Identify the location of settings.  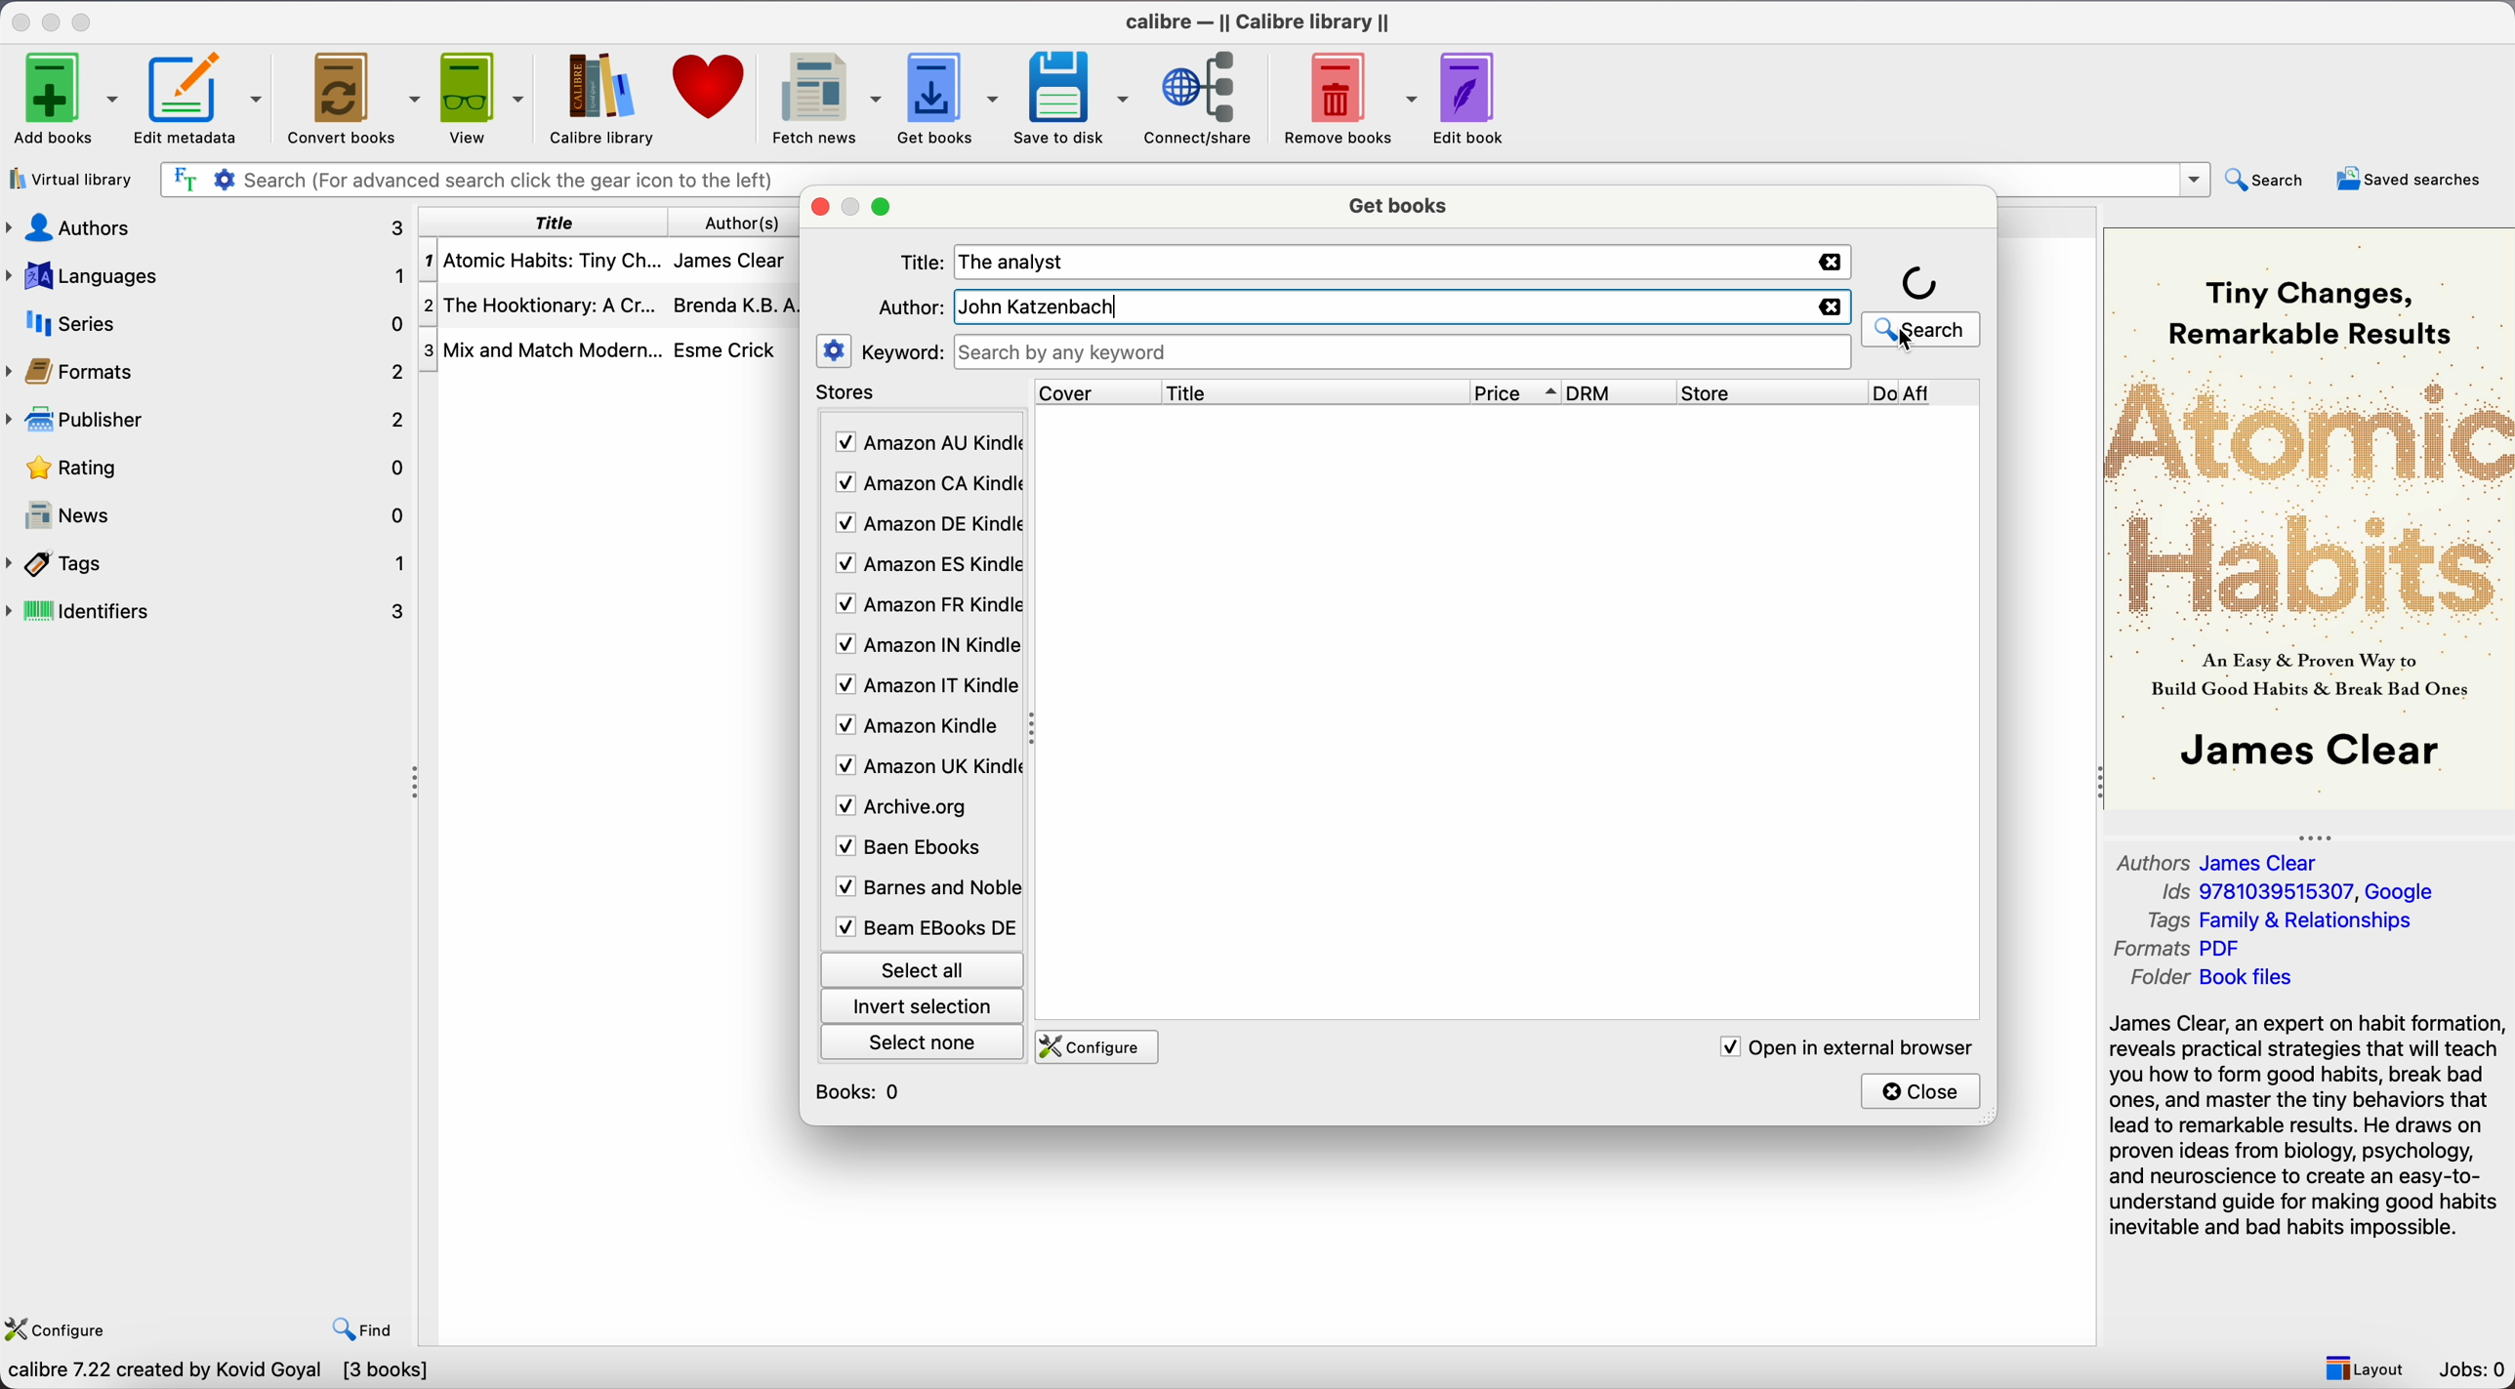
(833, 350).